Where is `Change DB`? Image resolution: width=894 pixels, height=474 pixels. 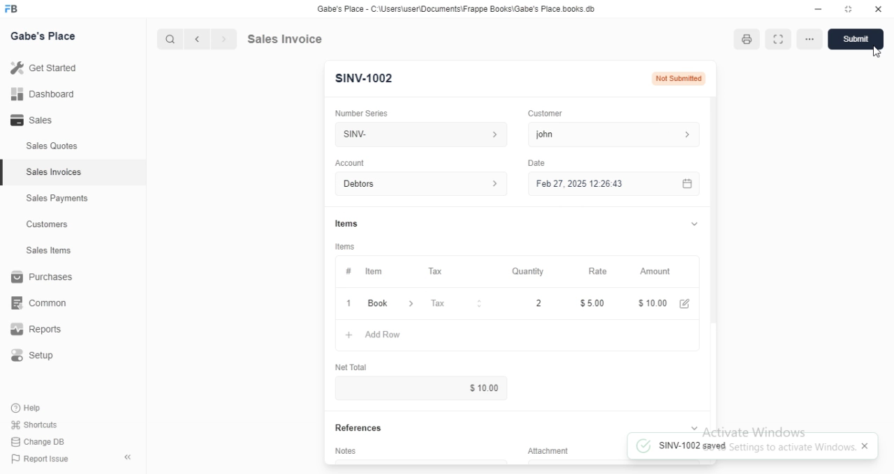
Change DB is located at coordinates (40, 442).